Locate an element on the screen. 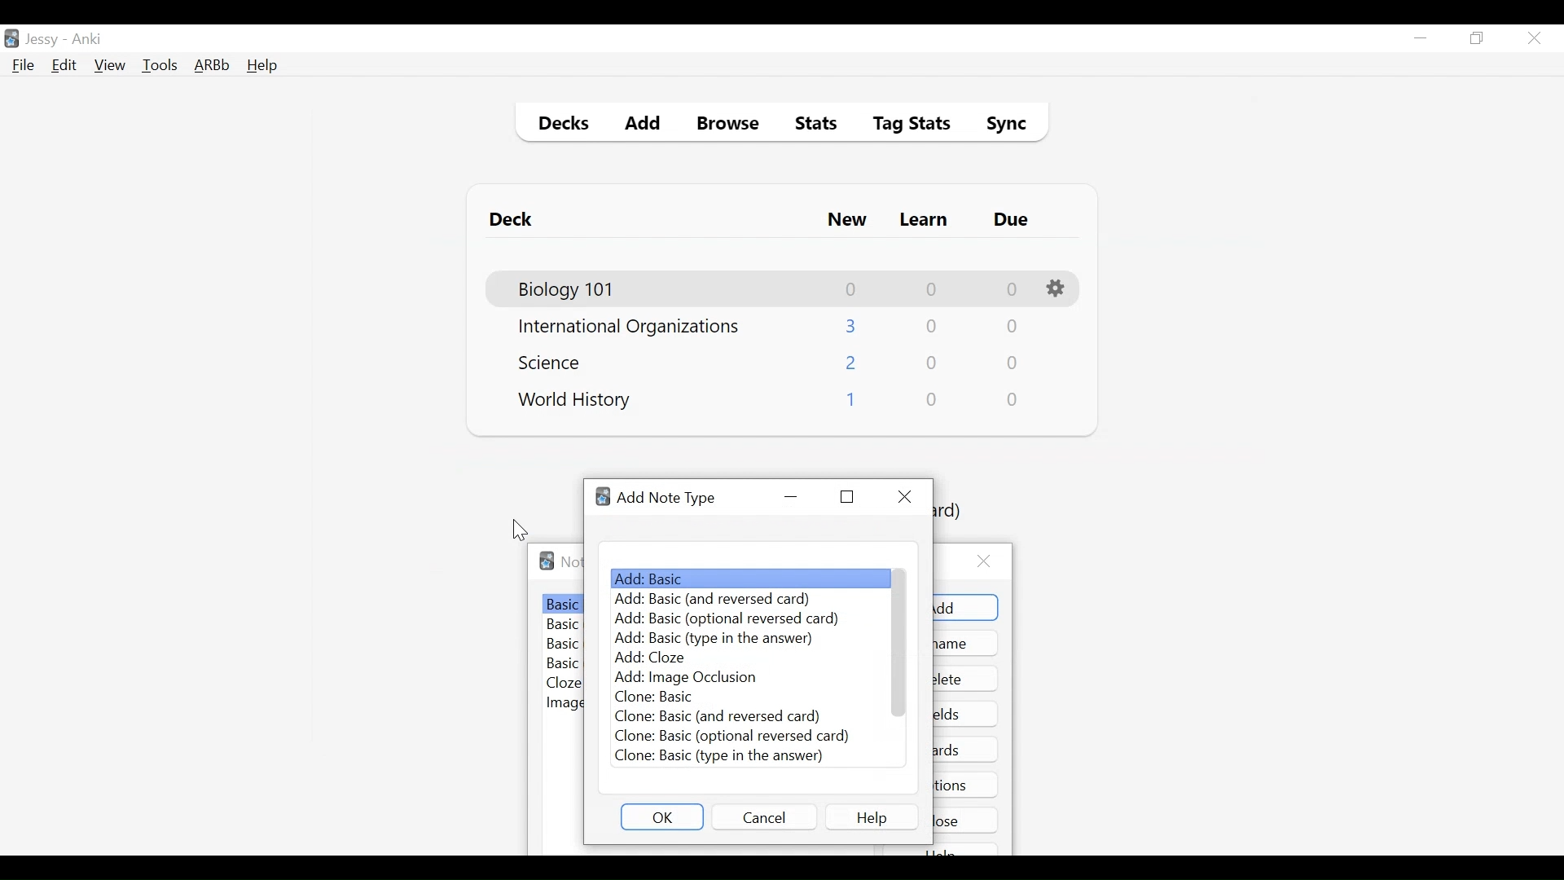 This screenshot has width=1564, height=880. Clone: Basic (type in the answer) is located at coordinates (718, 756).